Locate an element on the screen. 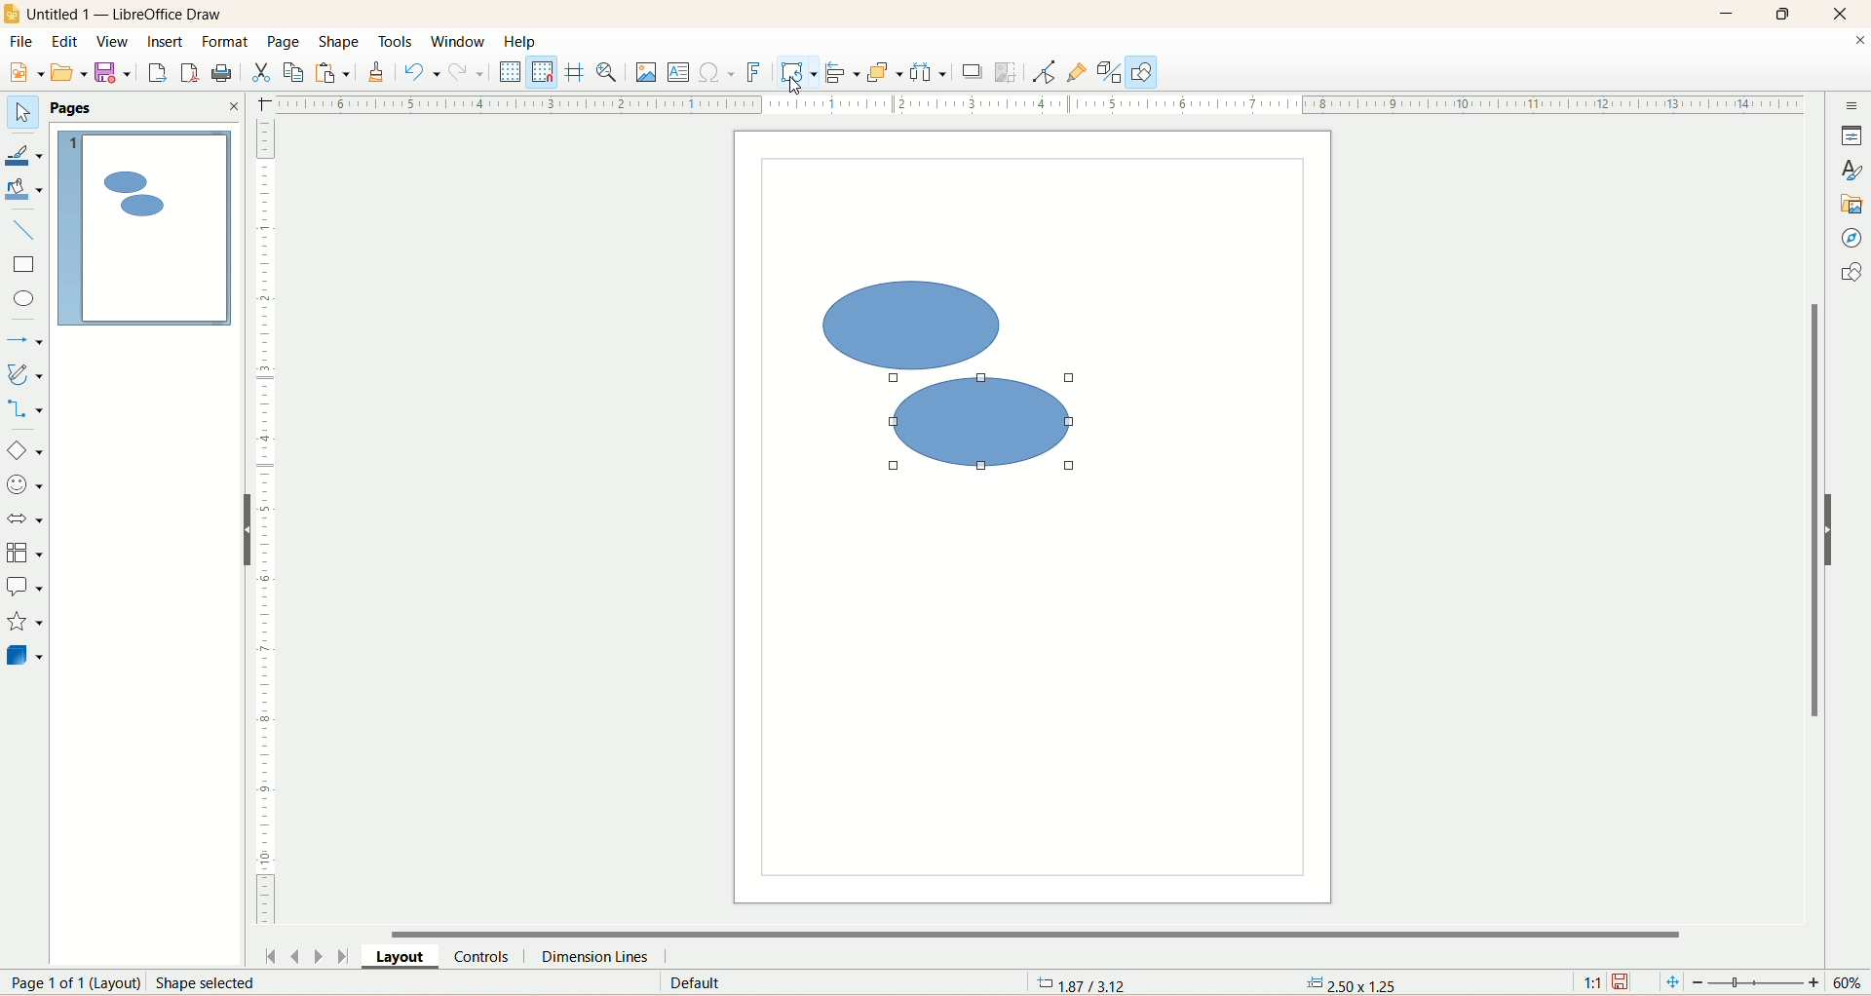 The image size is (1871, 996). export is located at coordinates (159, 68).